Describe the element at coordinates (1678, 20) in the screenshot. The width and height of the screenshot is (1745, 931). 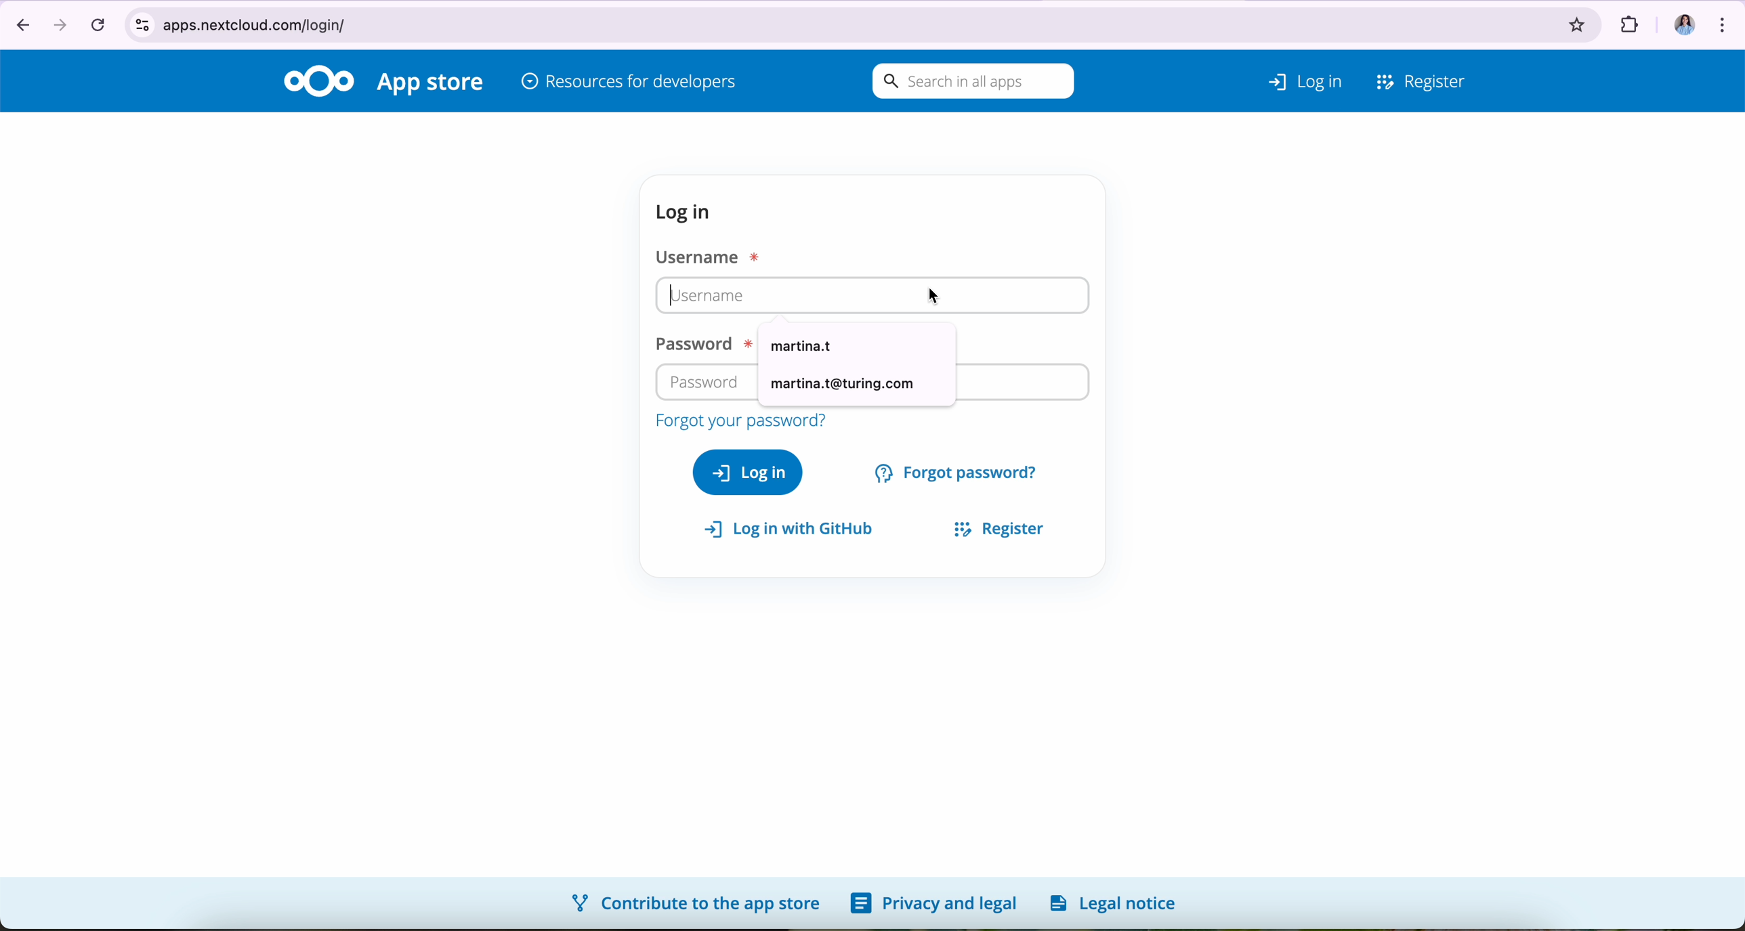
I see `profile` at that location.